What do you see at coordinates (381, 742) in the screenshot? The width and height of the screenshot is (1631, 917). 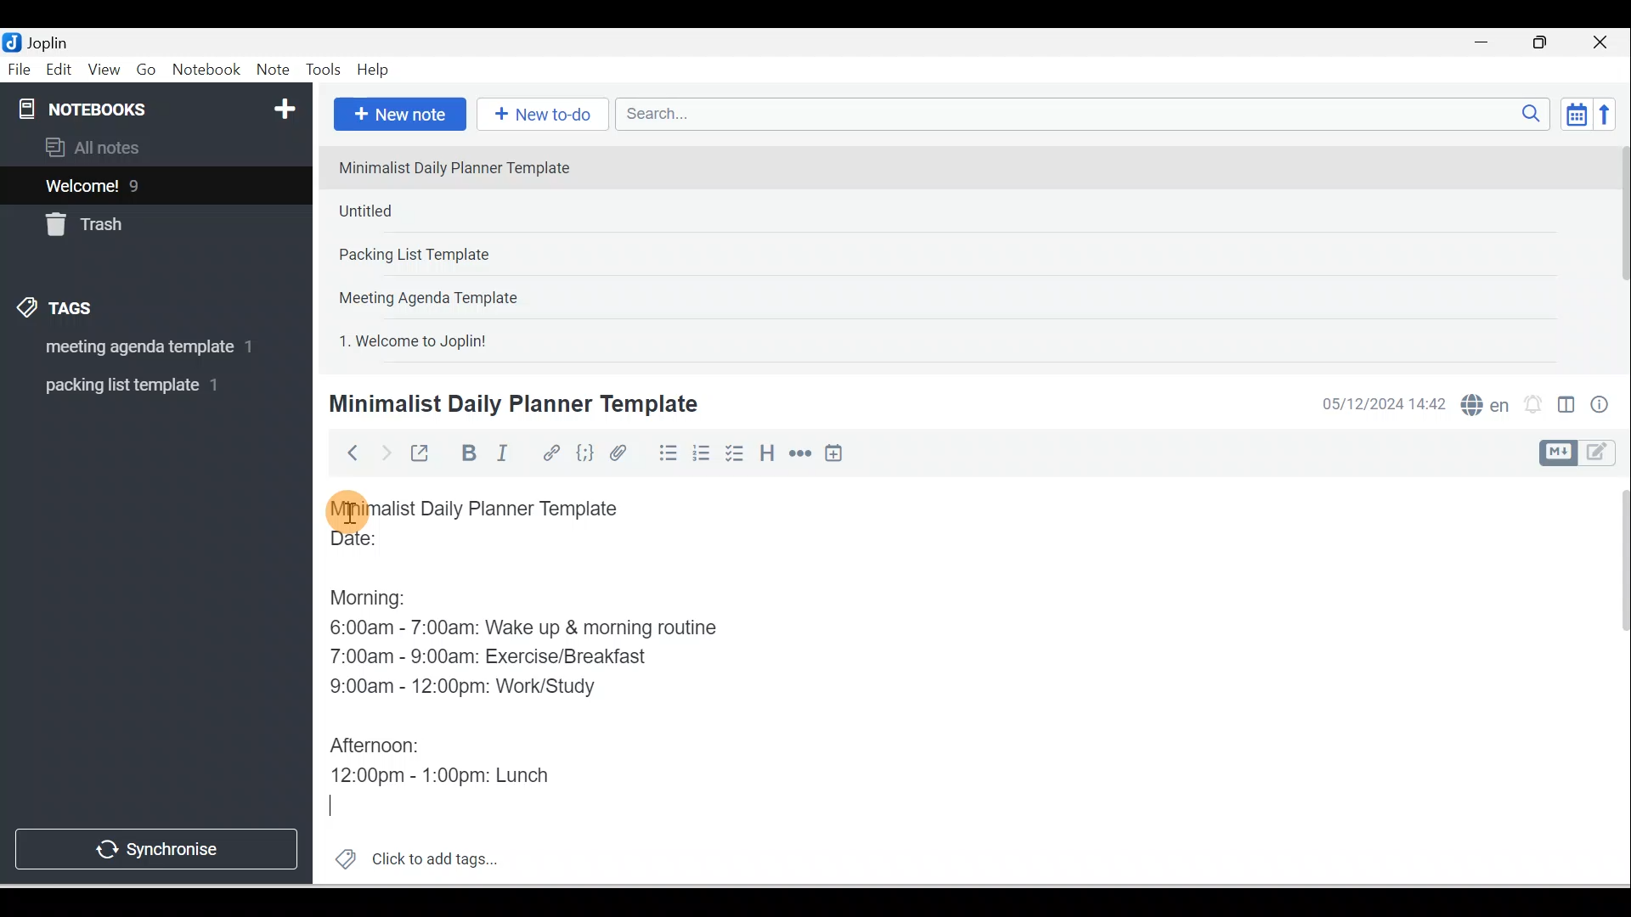 I see `Afternoon:` at bounding box center [381, 742].